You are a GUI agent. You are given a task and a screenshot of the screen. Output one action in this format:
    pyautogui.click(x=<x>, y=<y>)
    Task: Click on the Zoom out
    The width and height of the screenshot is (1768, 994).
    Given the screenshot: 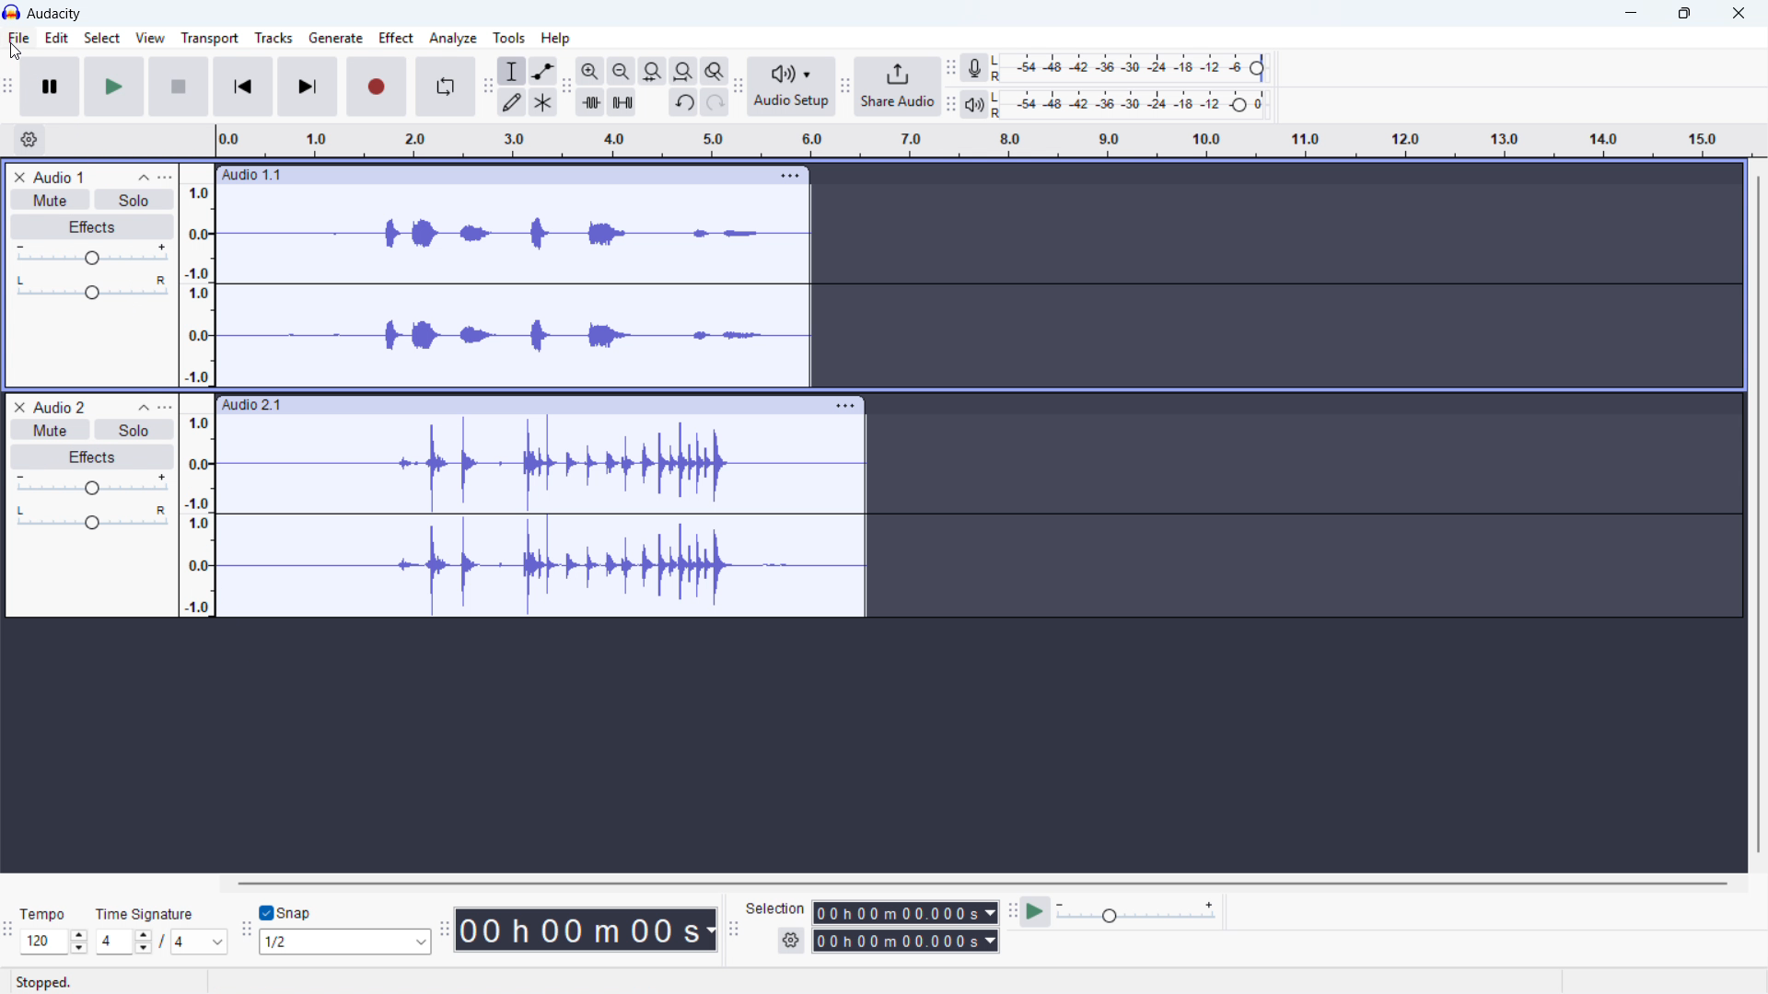 What is the action you would take?
    pyautogui.click(x=622, y=71)
    